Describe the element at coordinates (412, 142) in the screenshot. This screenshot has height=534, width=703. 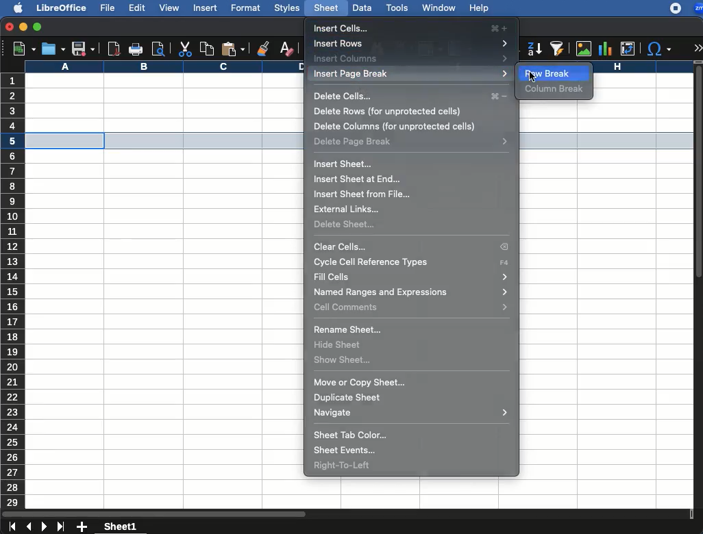
I see `delete page break` at that location.